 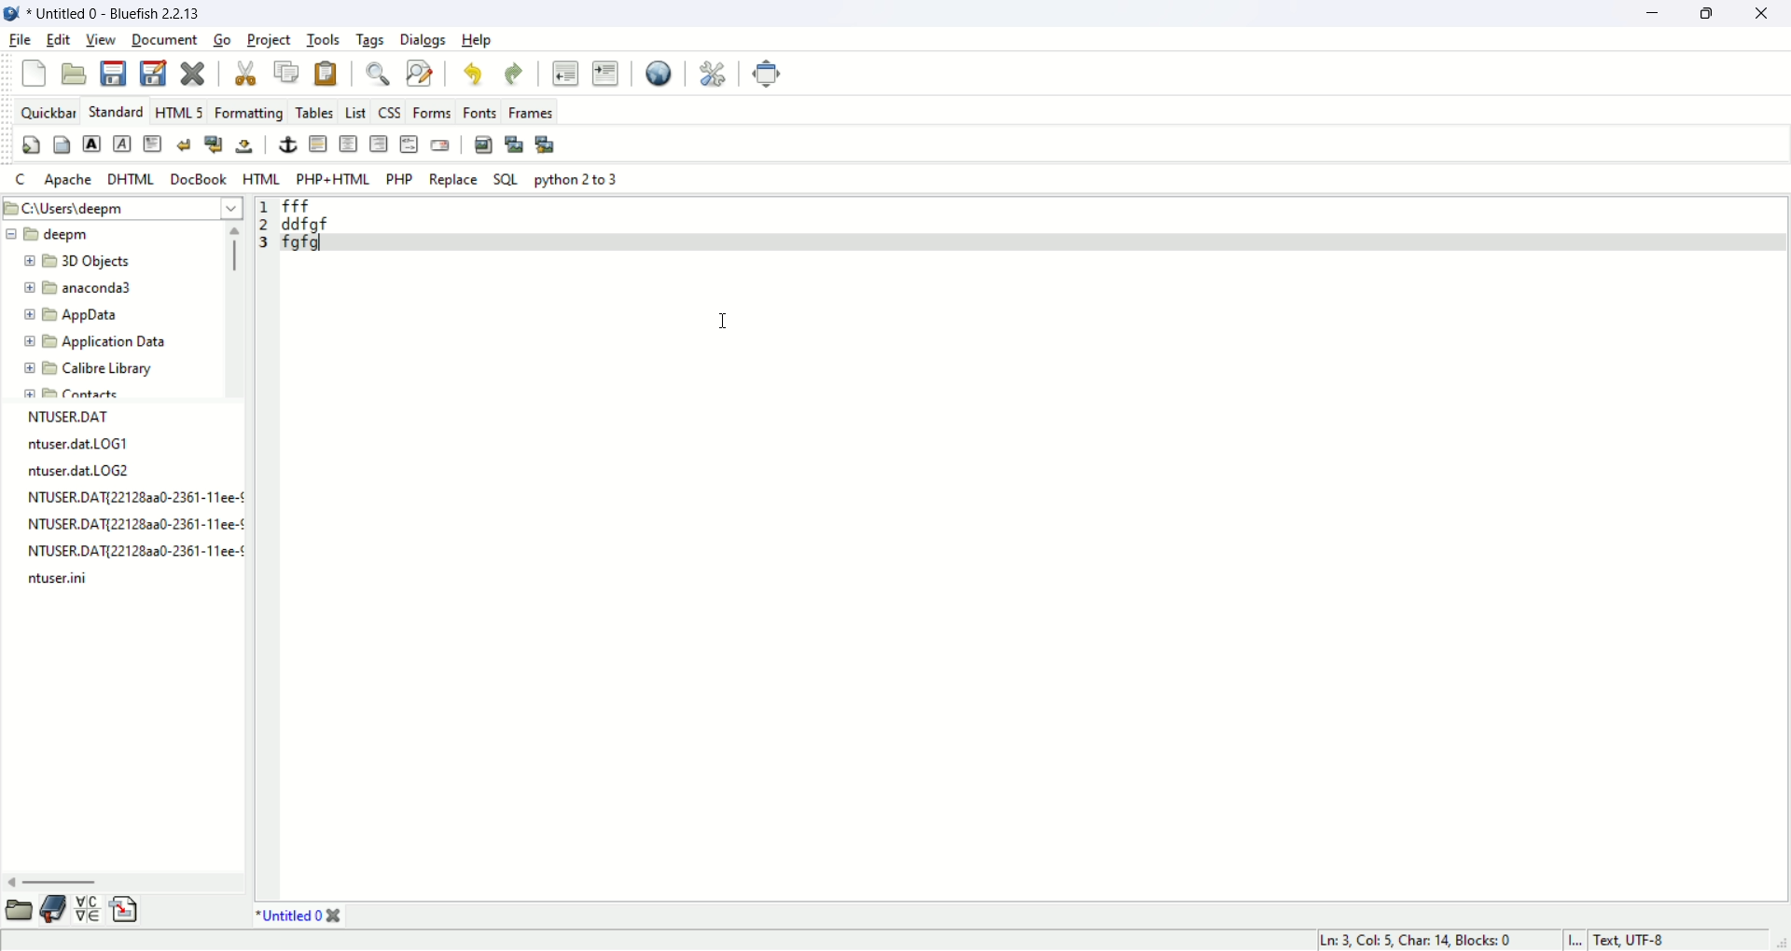 What do you see at coordinates (248, 111) in the screenshot?
I see `formatting` at bounding box center [248, 111].